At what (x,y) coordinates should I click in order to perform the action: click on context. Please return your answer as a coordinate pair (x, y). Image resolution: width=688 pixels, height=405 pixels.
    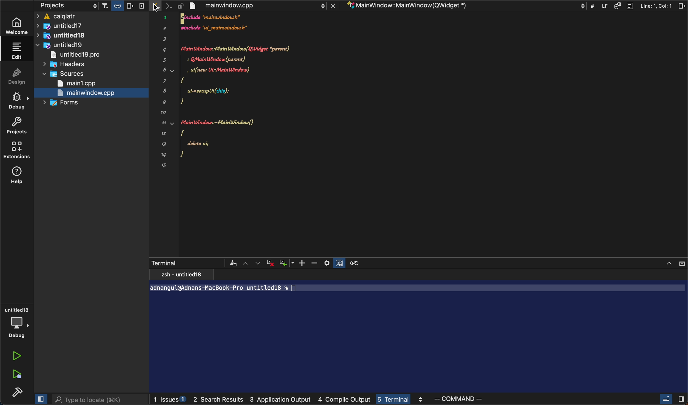
    Looking at the image, I should click on (464, 5).